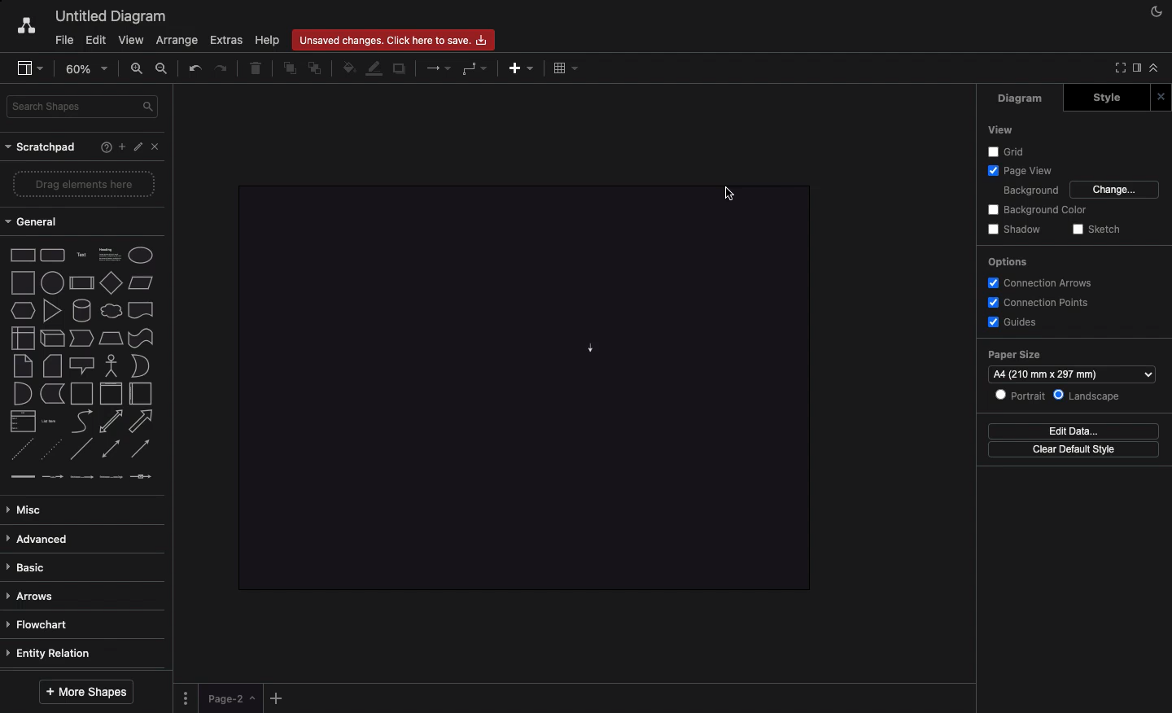 The image size is (1172, 713). What do you see at coordinates (999, 130) in the screenshot?
I see `View ` at bounding box center [999, 130].